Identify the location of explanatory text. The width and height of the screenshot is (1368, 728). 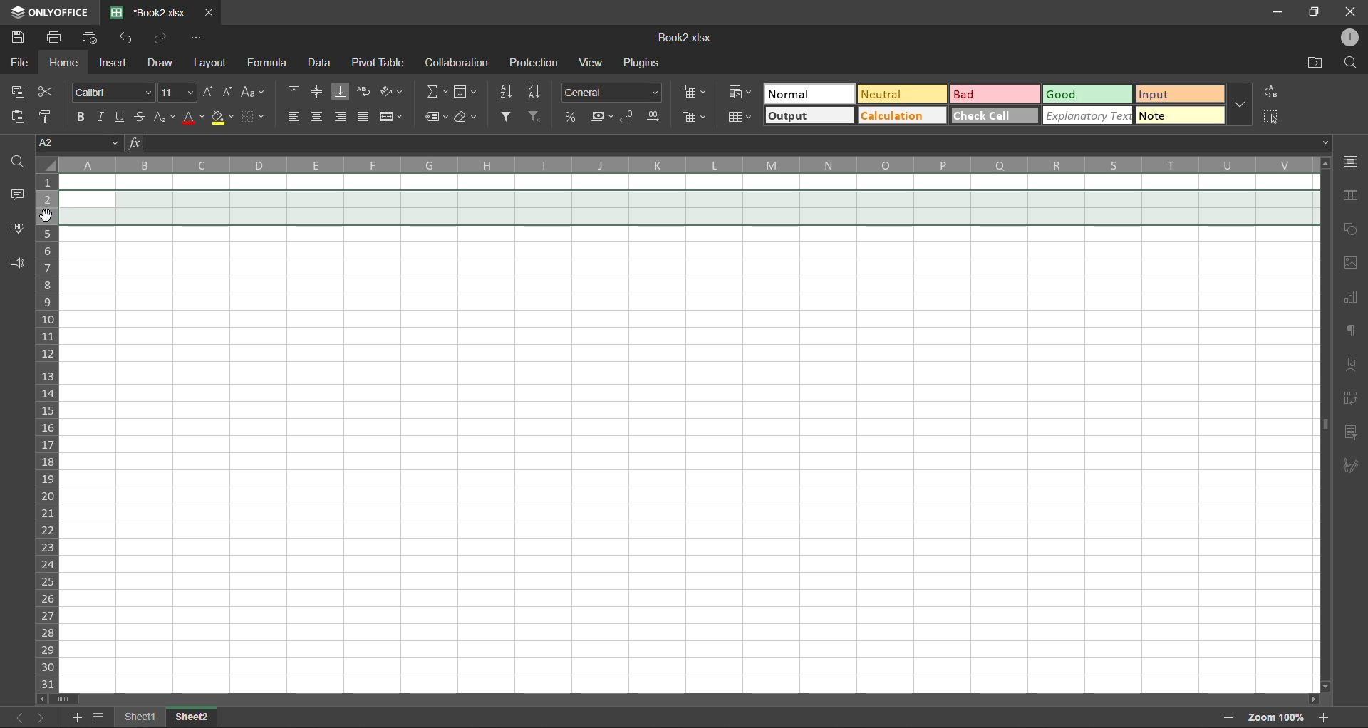
(1087, 117).